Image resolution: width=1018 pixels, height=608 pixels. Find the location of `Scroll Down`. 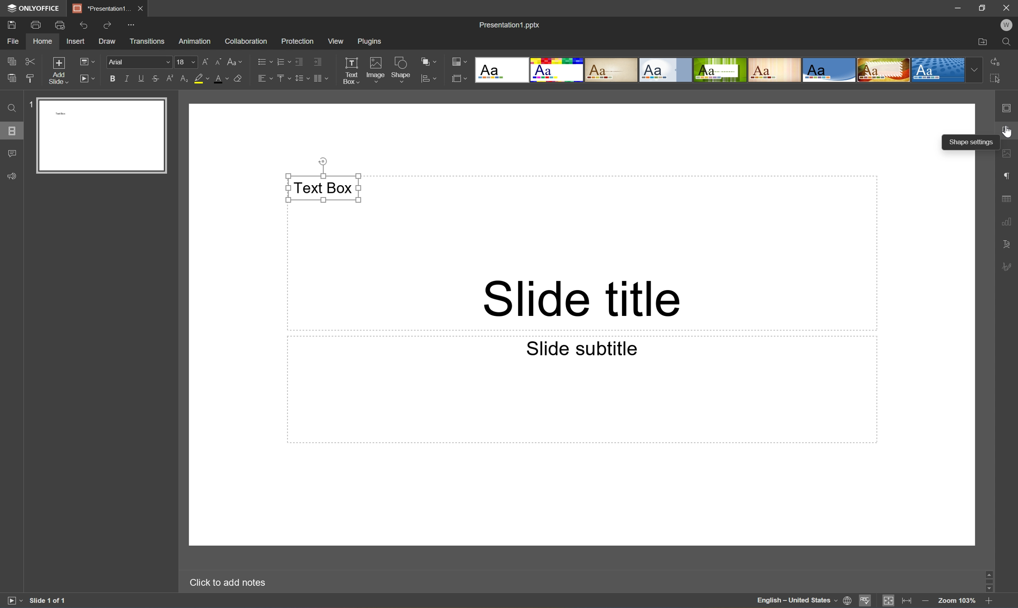

Scroll Down is located at coordinates (989, 588).